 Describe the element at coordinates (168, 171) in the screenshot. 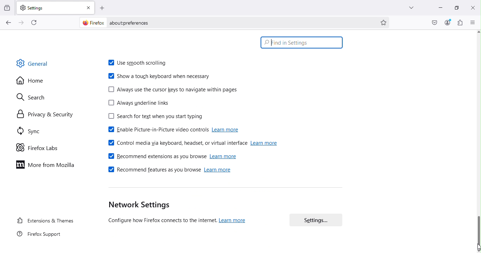

I see `Recommended features as you browse` at that location.